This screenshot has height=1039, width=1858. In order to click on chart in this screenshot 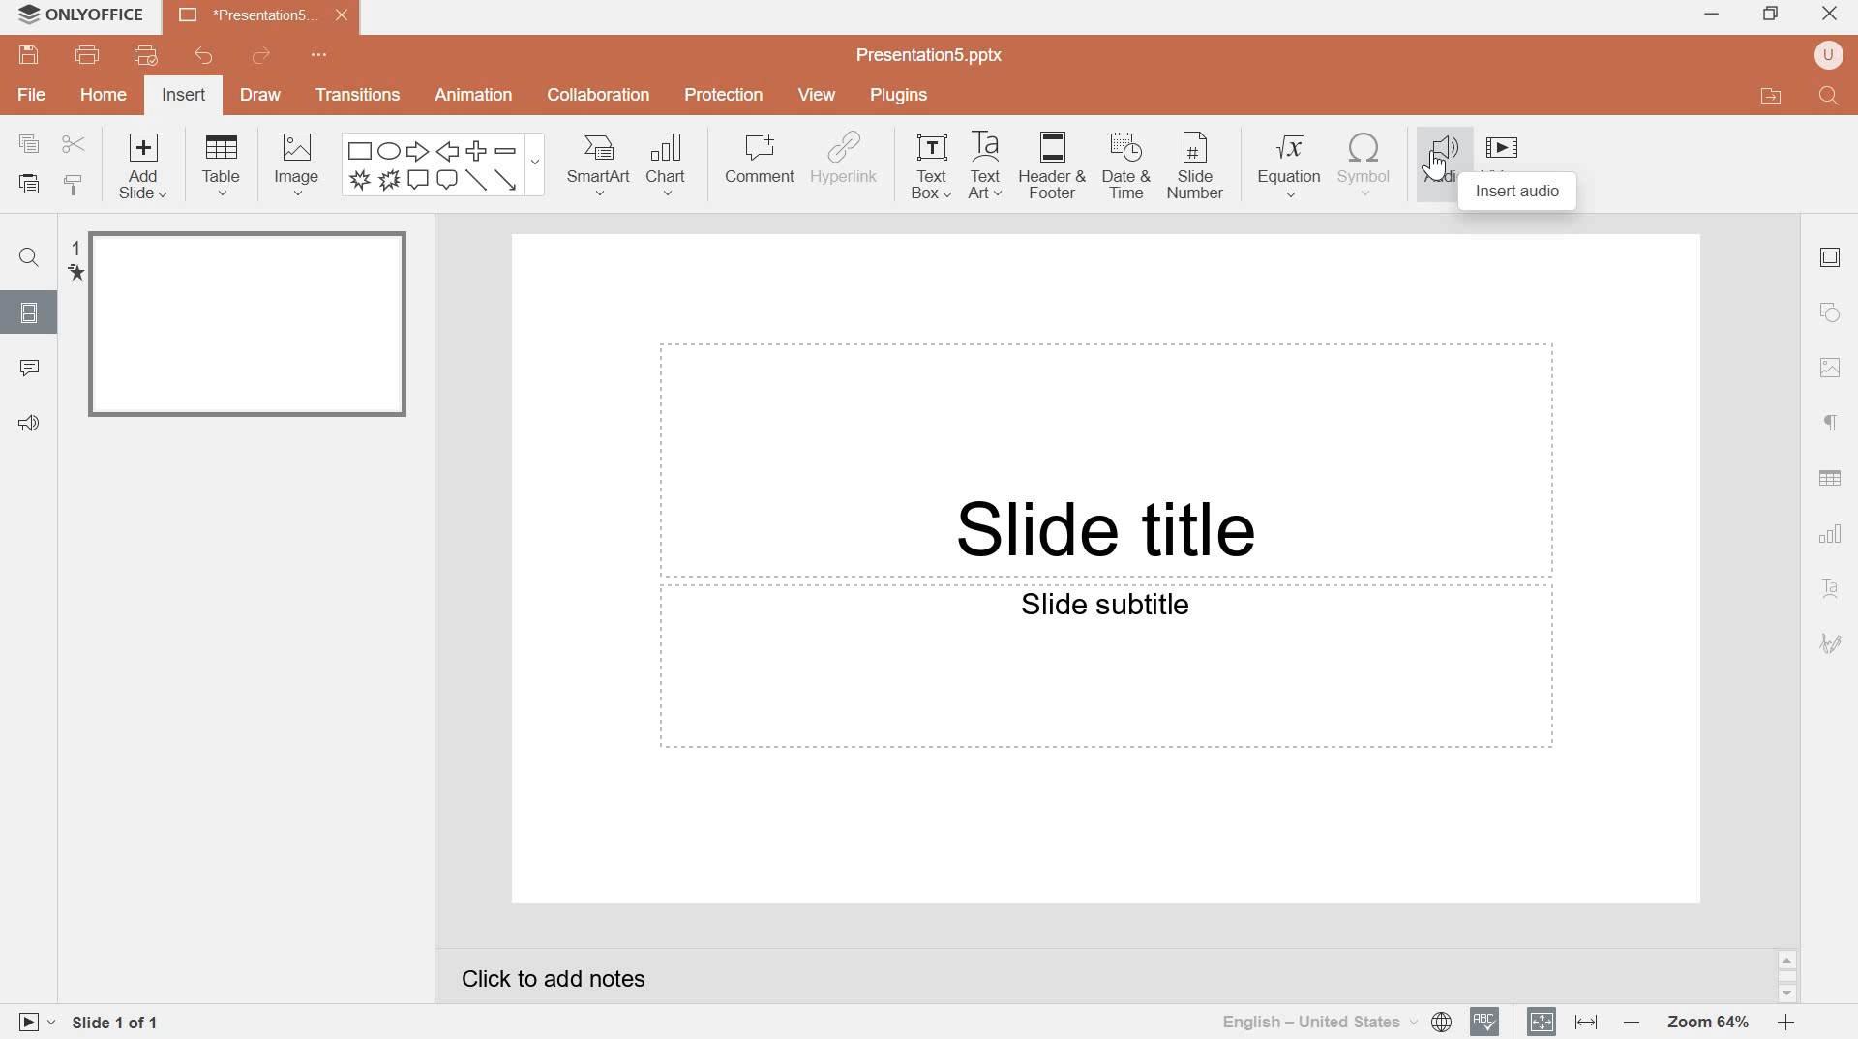, I will do `click(1833, 534)`.